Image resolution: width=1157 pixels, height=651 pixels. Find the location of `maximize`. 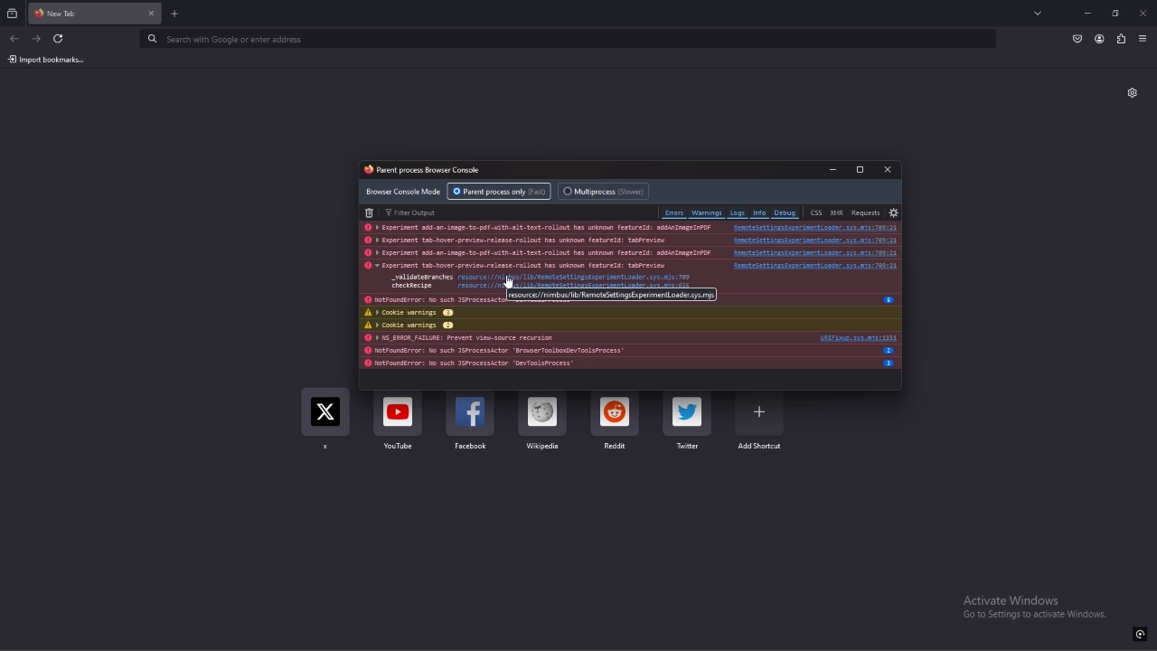

maximize is located at coordinates (861, 170).